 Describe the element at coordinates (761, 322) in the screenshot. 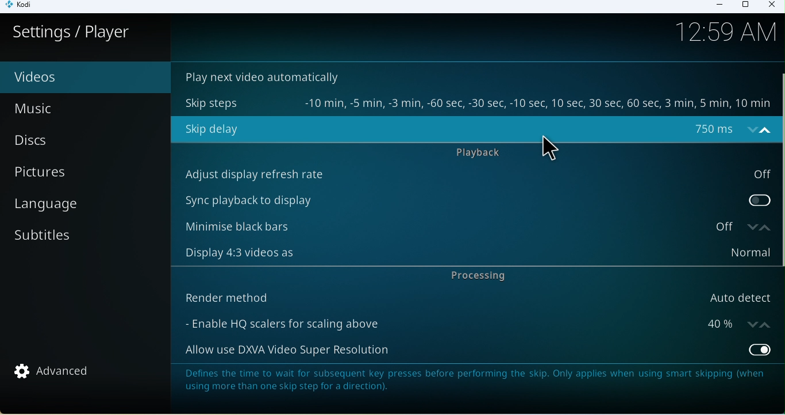

I see `increase/decrease` at that location.